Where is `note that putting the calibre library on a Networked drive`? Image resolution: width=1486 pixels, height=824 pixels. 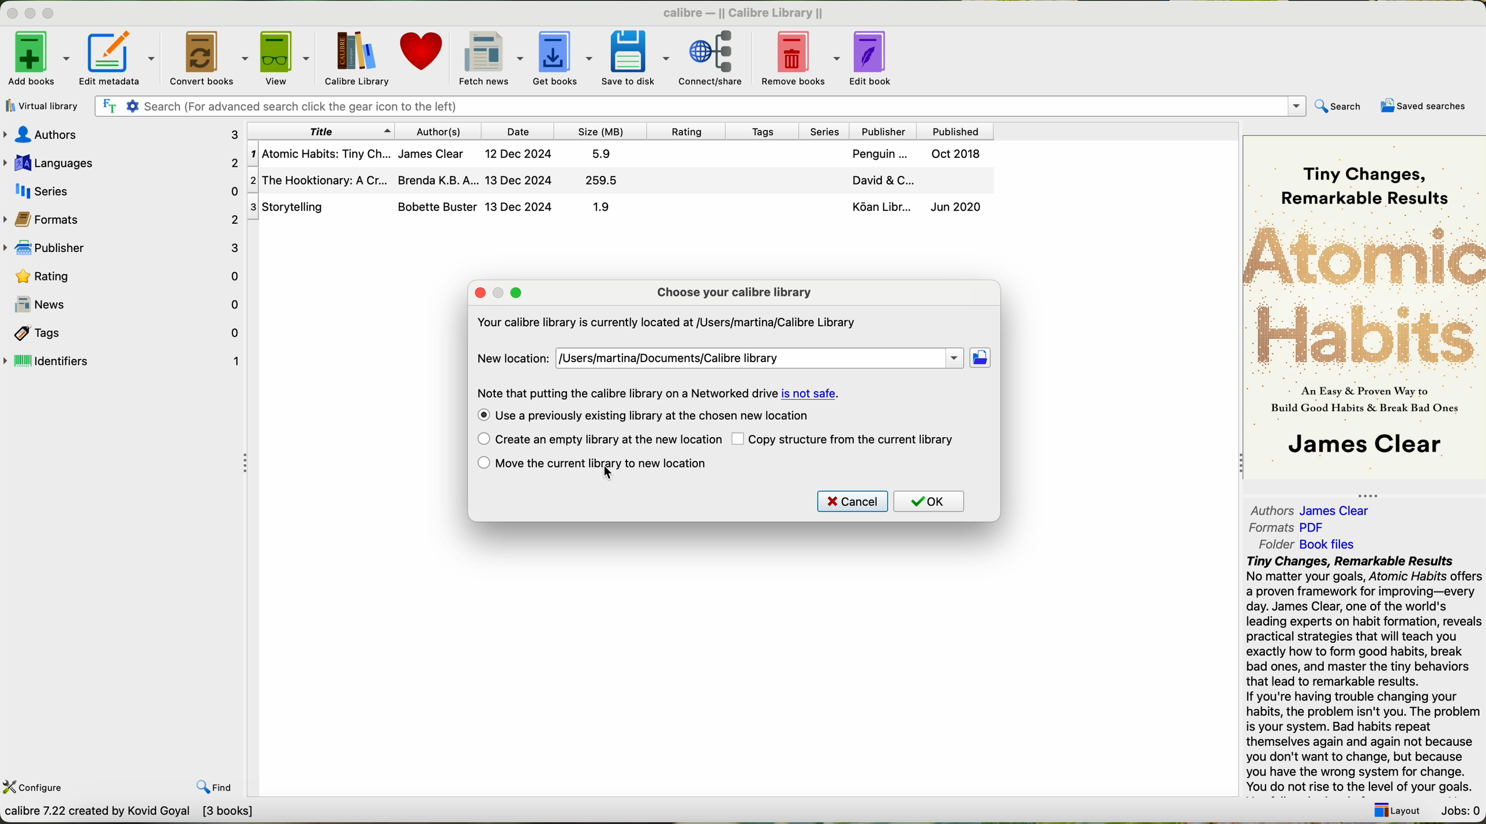 note that putting the calibre library on a Networked drive is located at coordinates (626, 393).